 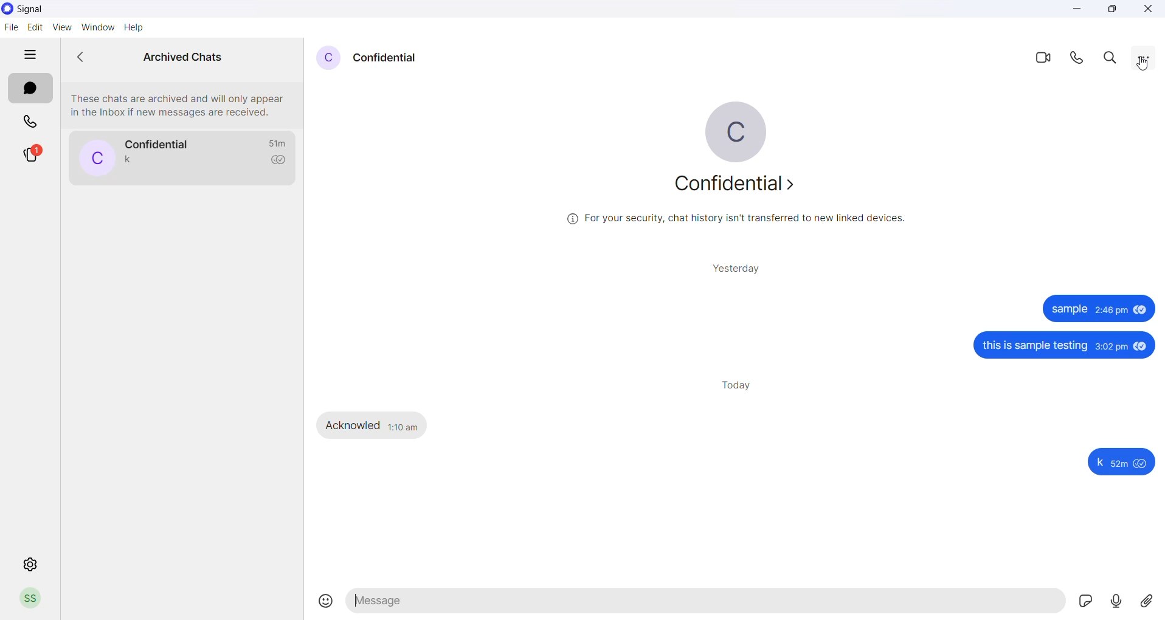 I want to click on last message timeframe , so click(x=278, y=142).